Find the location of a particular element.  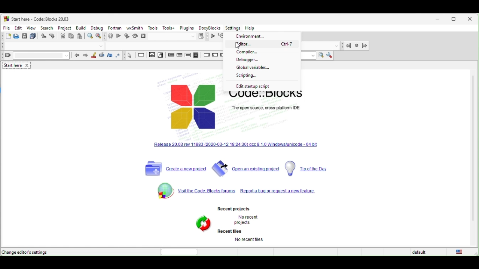

maximize is located at coordinates (455, 20).